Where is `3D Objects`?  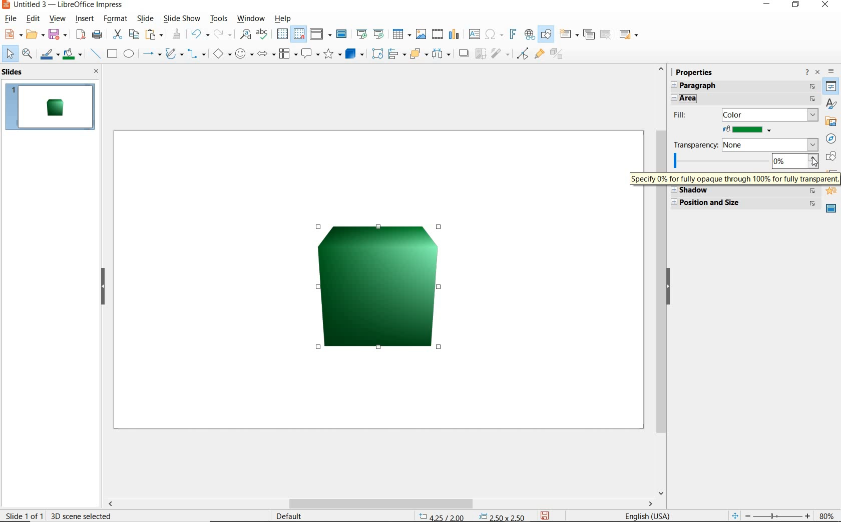 3D Objects is located at coordinates (355, 55).